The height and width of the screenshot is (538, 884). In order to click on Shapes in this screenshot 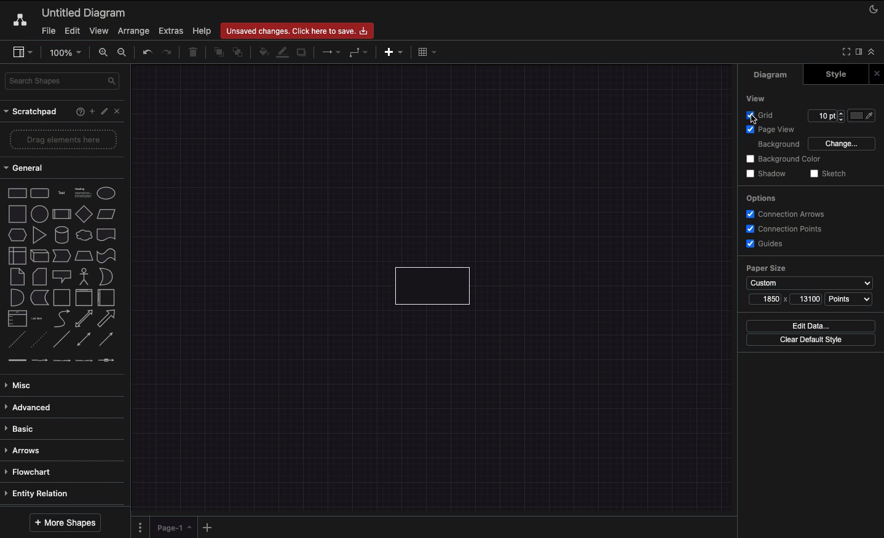, I will do `click(63, 279)`.